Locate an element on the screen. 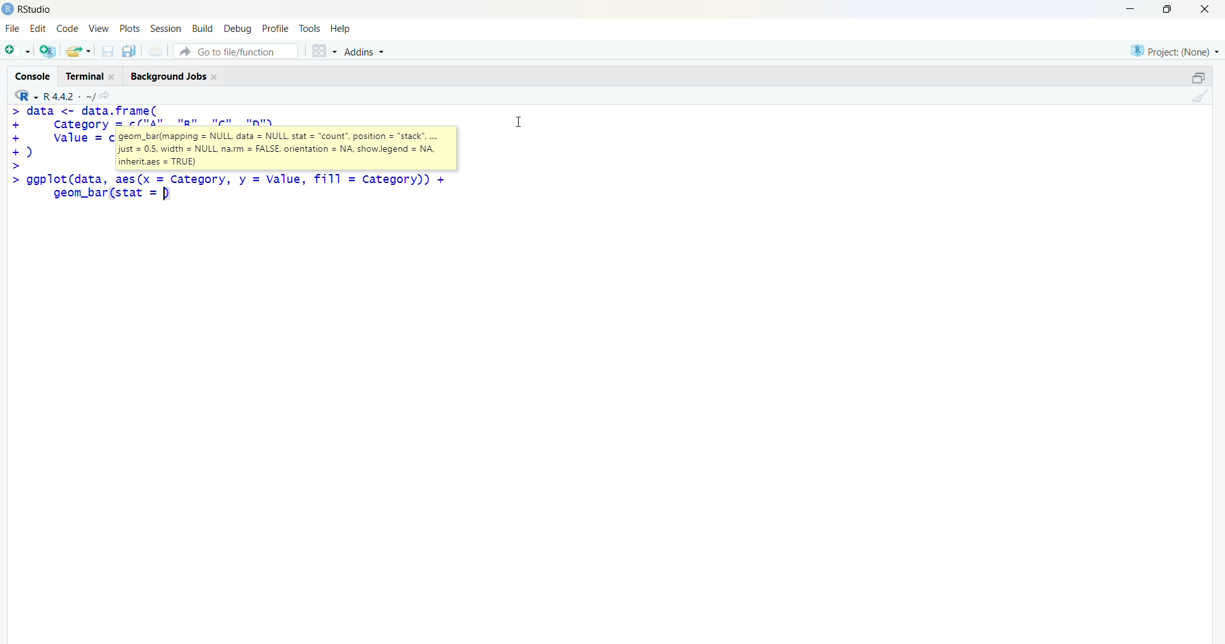 Image resolution: width=1225 pixels, height=644 pixels. maximize is located at coordinates (1198, 78).